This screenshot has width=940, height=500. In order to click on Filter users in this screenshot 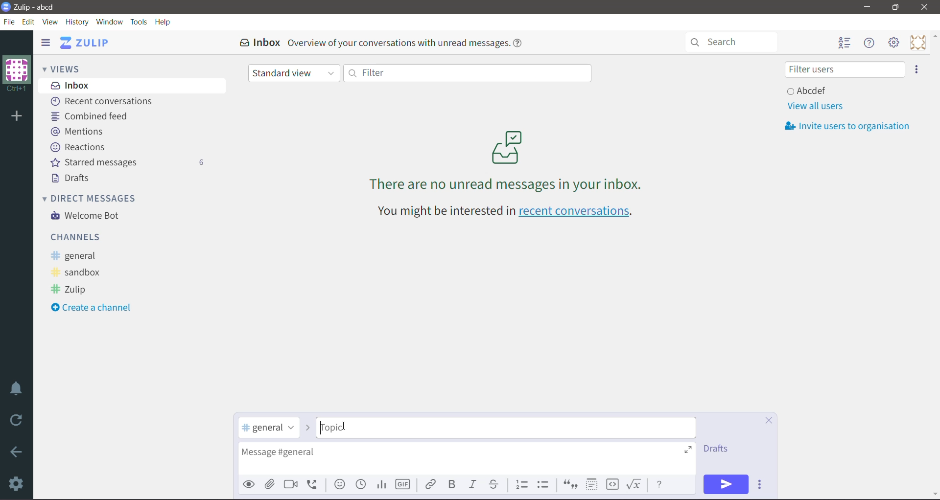, I will do `click(845, 69)`.